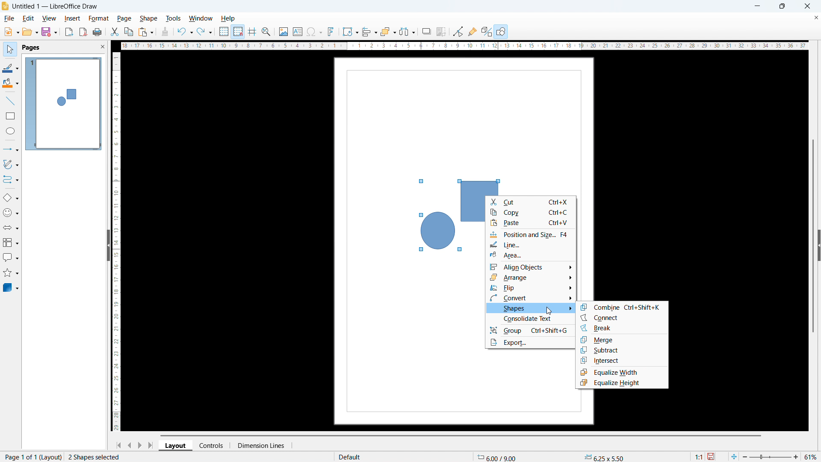  Describe the element at coordinates (12, 164) in the screenshot. I see `curves & polygons` at that location.